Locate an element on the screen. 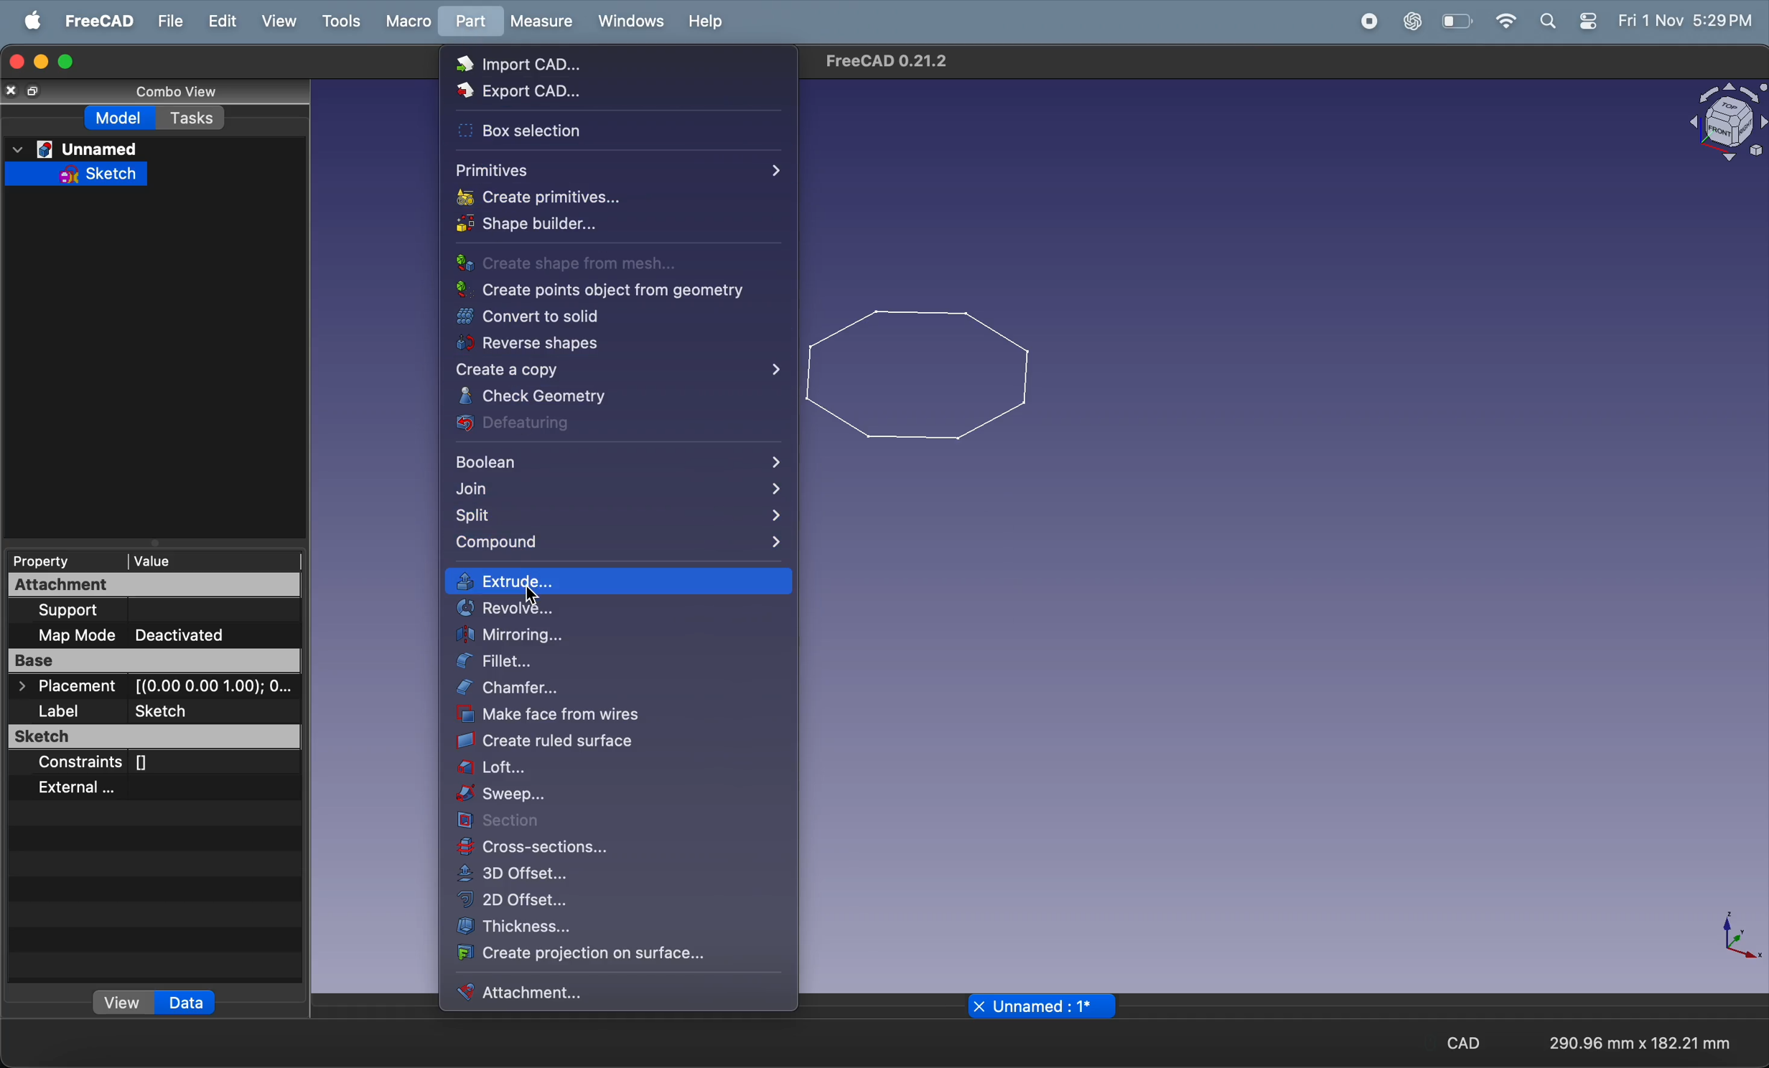 The height and width of the screenshot is (1068, 1769). tools is located at coordinates (339, 21).